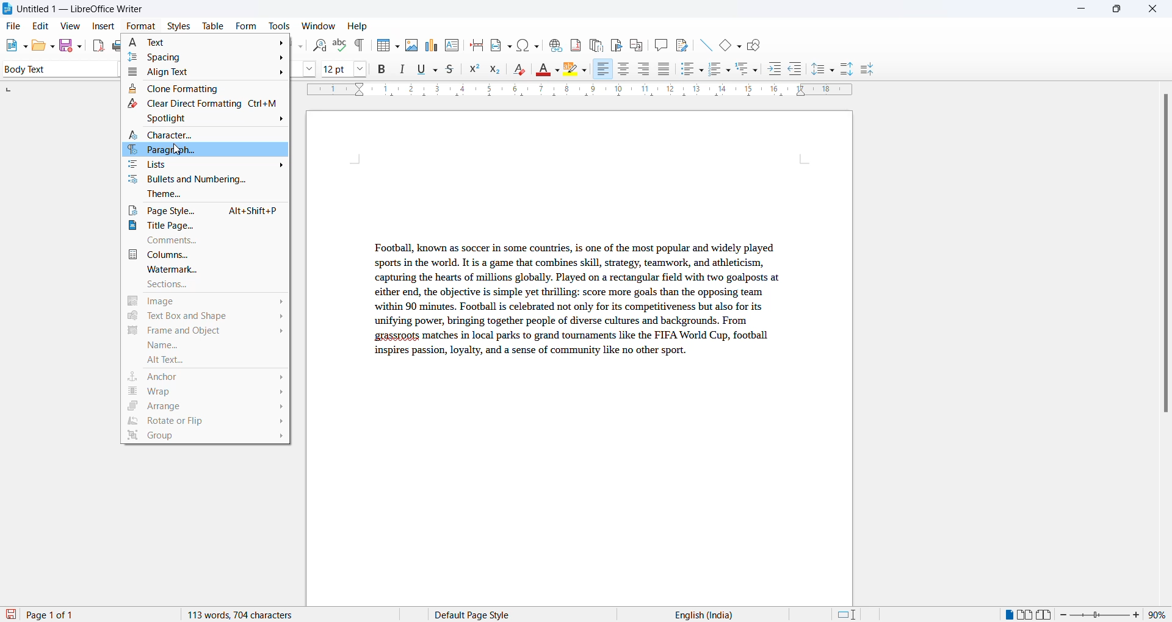 The height and width of the screenshot is (622, 1172). I want to click on character, so click(208, 135).